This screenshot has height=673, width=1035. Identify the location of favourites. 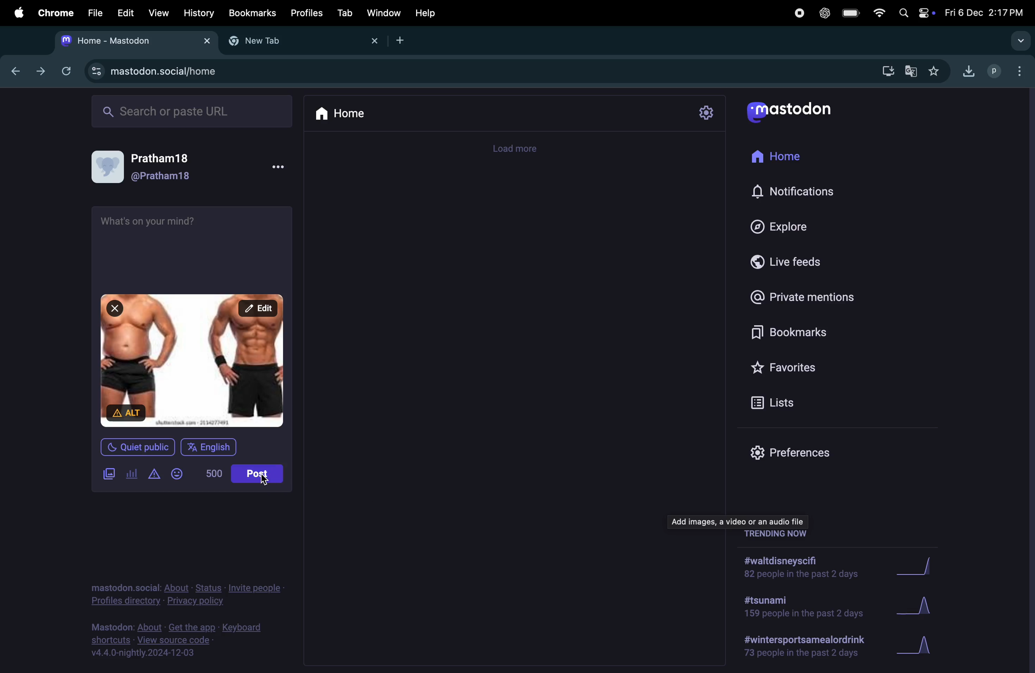
(936, 70).